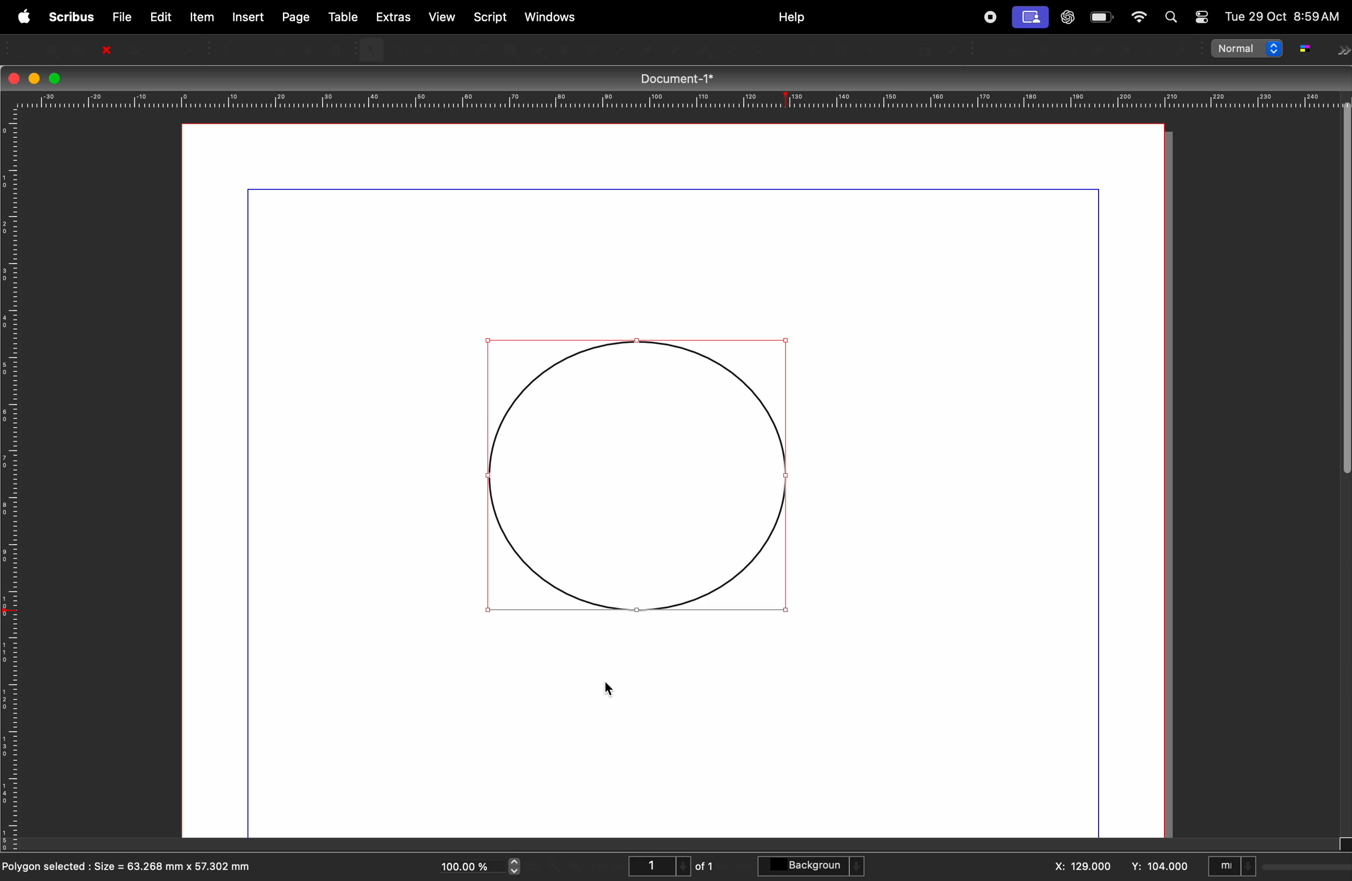 The image size is (1352, 881). What do you see at coordinates (1046, 49) in the screenshot?
I see `PDF radio button` at bounding box center [1046, 49].